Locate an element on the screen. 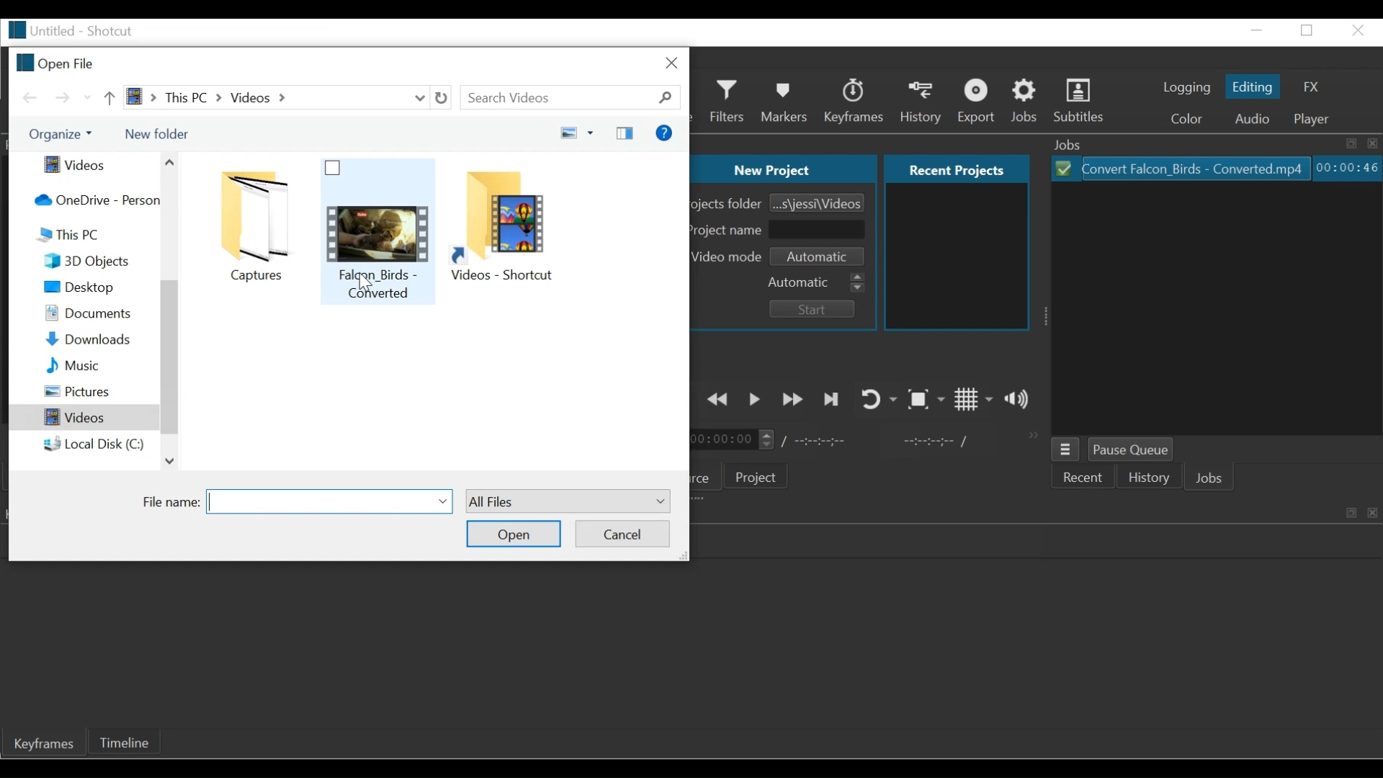 The image size is (1383, 778). Recent projects is located at coordinates (957, 259).